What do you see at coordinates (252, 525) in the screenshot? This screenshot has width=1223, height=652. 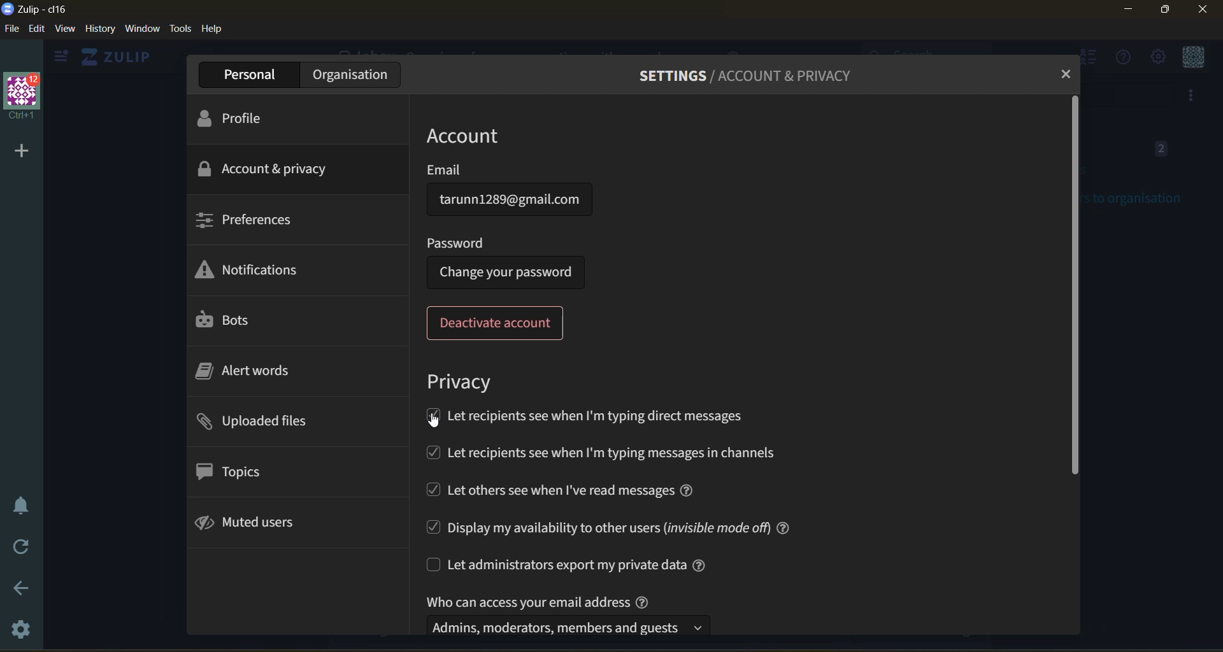 I see `muted users` at bounding box center [252, 525].